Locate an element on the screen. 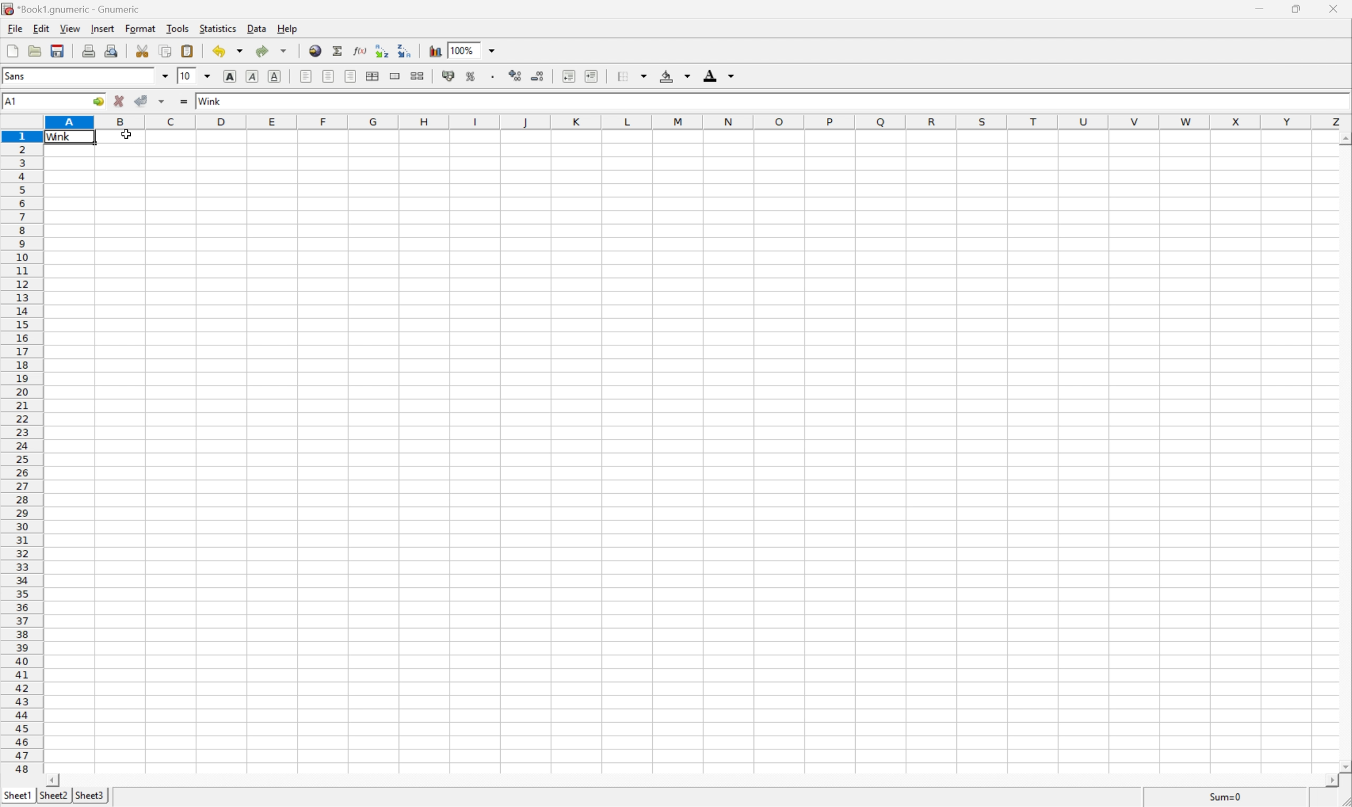 This screenshot has height=807, width=1352. accept changes is located at coordinates (140, 100).